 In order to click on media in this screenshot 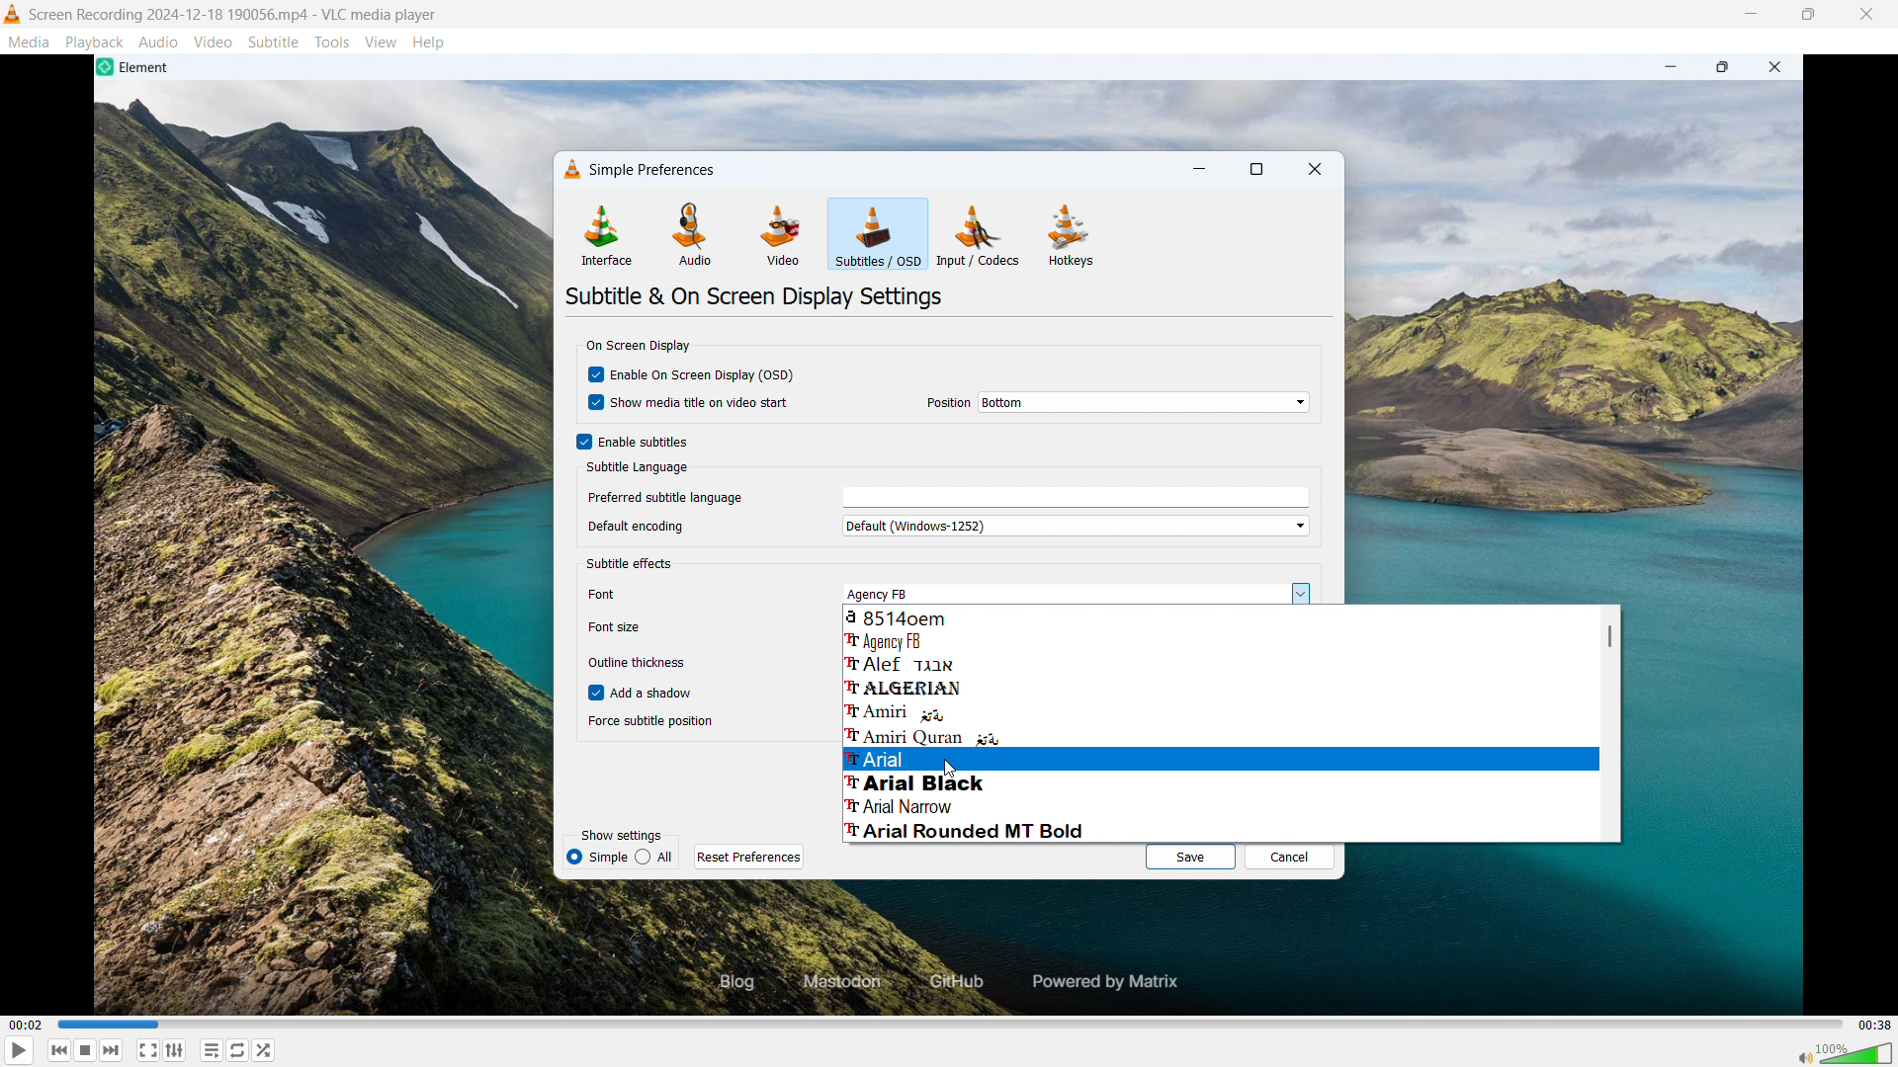, I will do `click(30, 41)`.